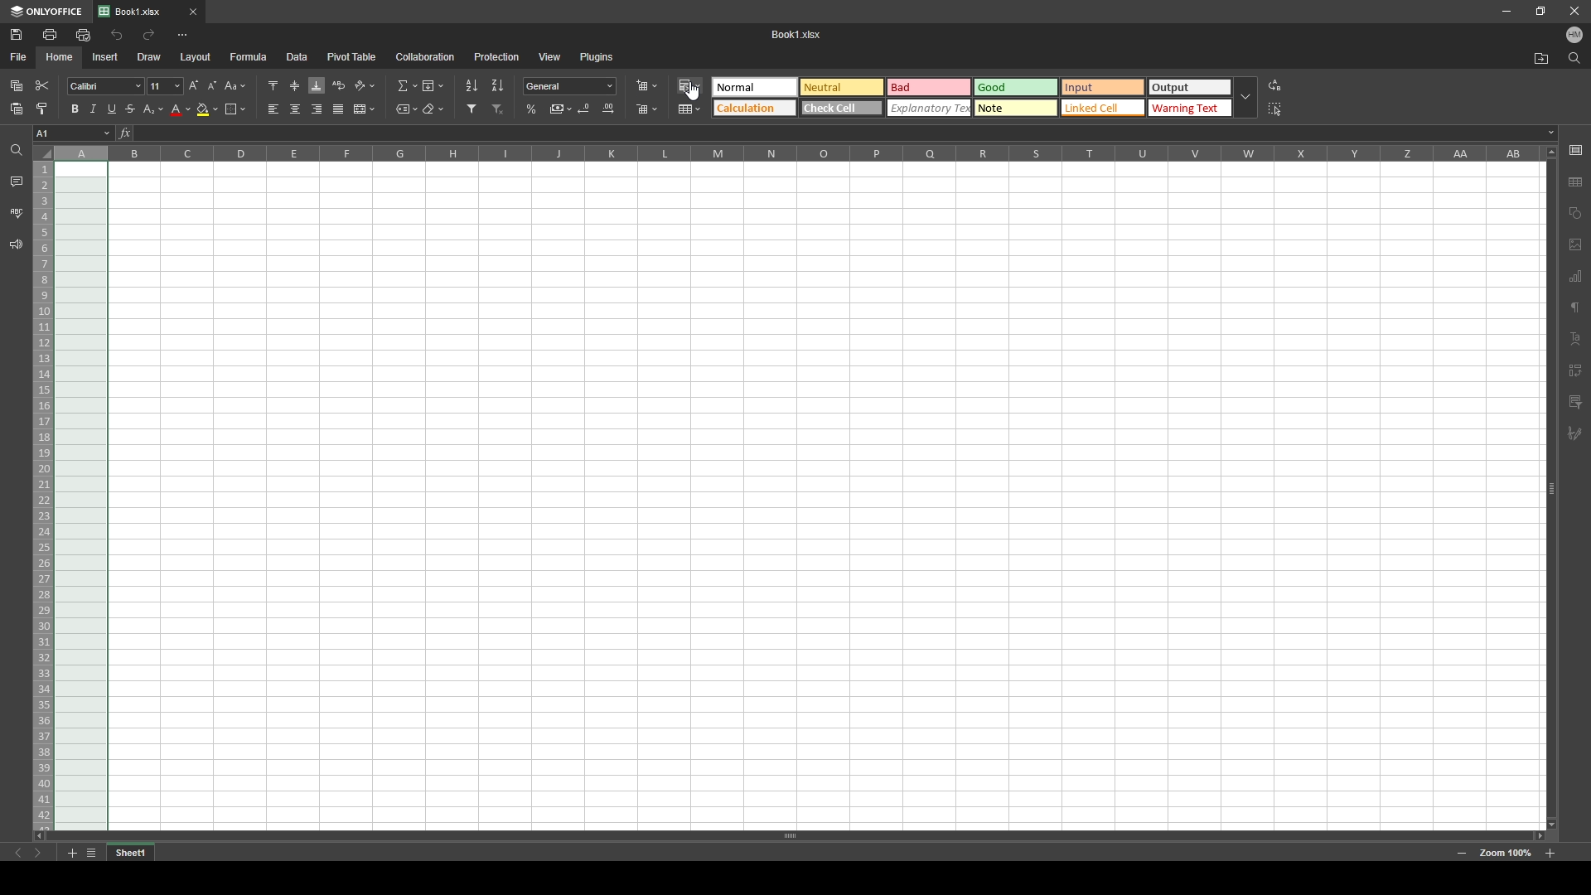 The height and width of the screenshot is (895, 1591). What do you see at coordinates (297, 56) in the screenshot?
I see `data` at bounding box center [297, 56].